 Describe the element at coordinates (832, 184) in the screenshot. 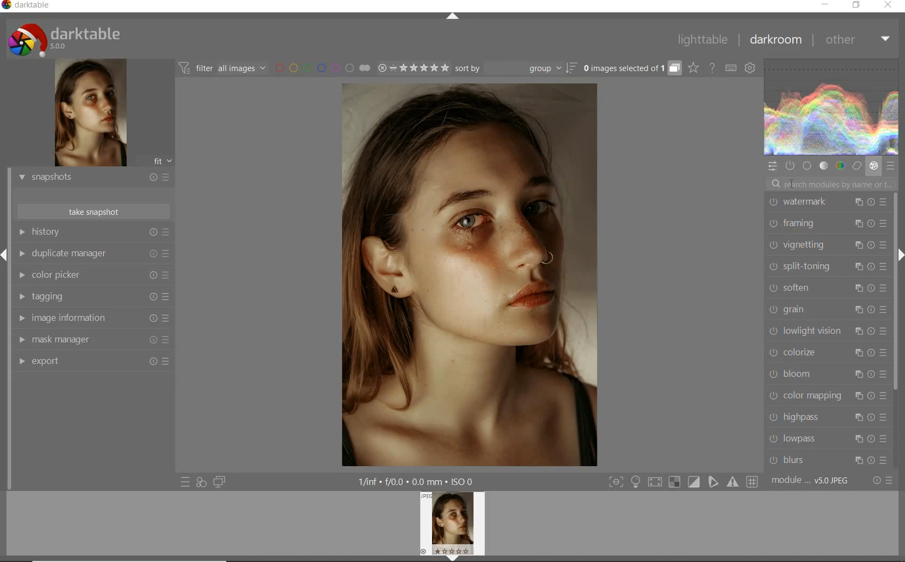

I see `search modules by name` at that location.